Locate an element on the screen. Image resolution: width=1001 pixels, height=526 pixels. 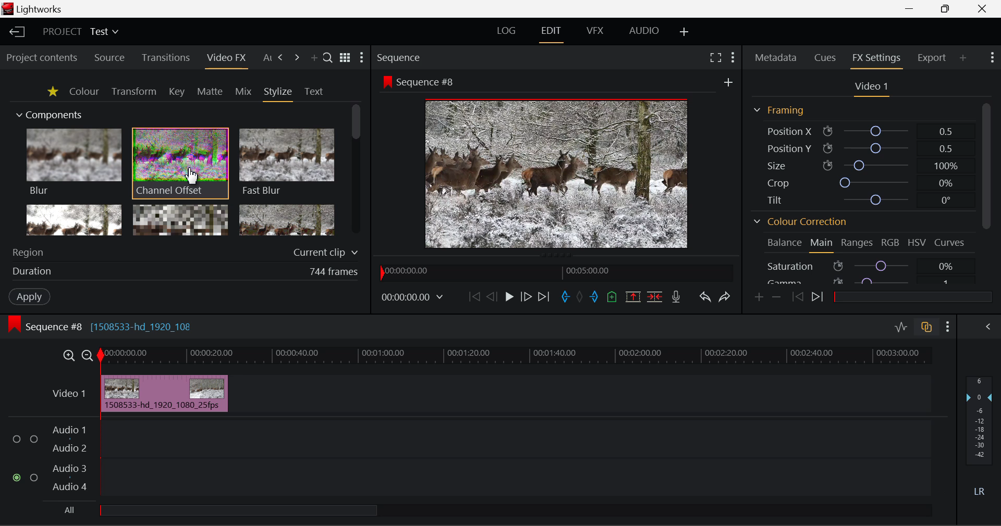
Project Timeline Track is located at coordinates (517, 357).